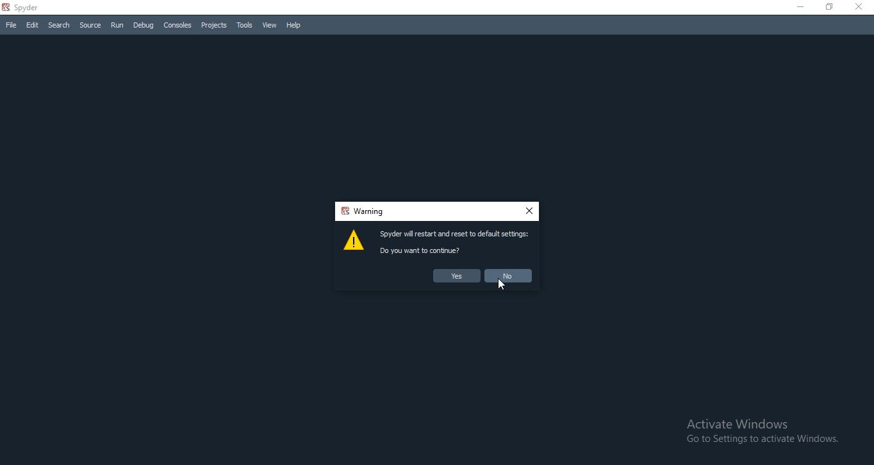  I want to click on Run, so click(117, 26).